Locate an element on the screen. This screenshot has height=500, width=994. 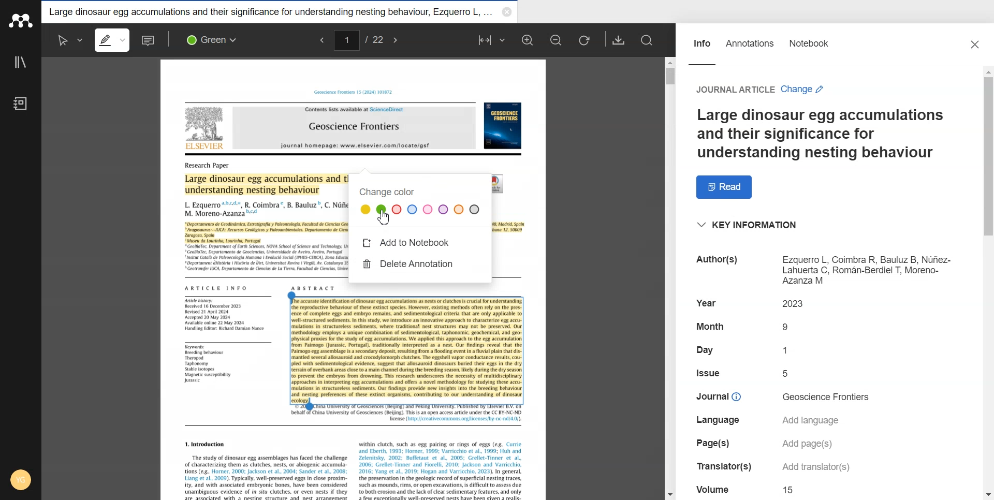
text is located at coordinates (787, 373).